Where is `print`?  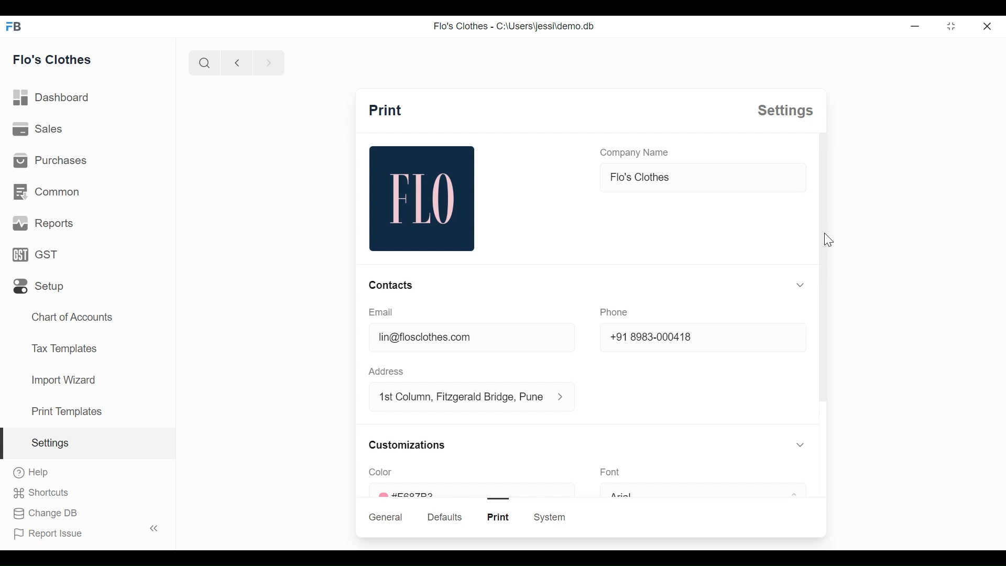
print is located at coordinates (499, 517).